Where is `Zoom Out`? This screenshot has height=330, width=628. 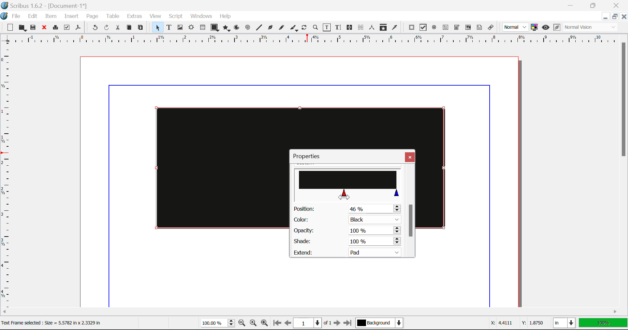 Zoom Out is located at coordinates (243, 323).